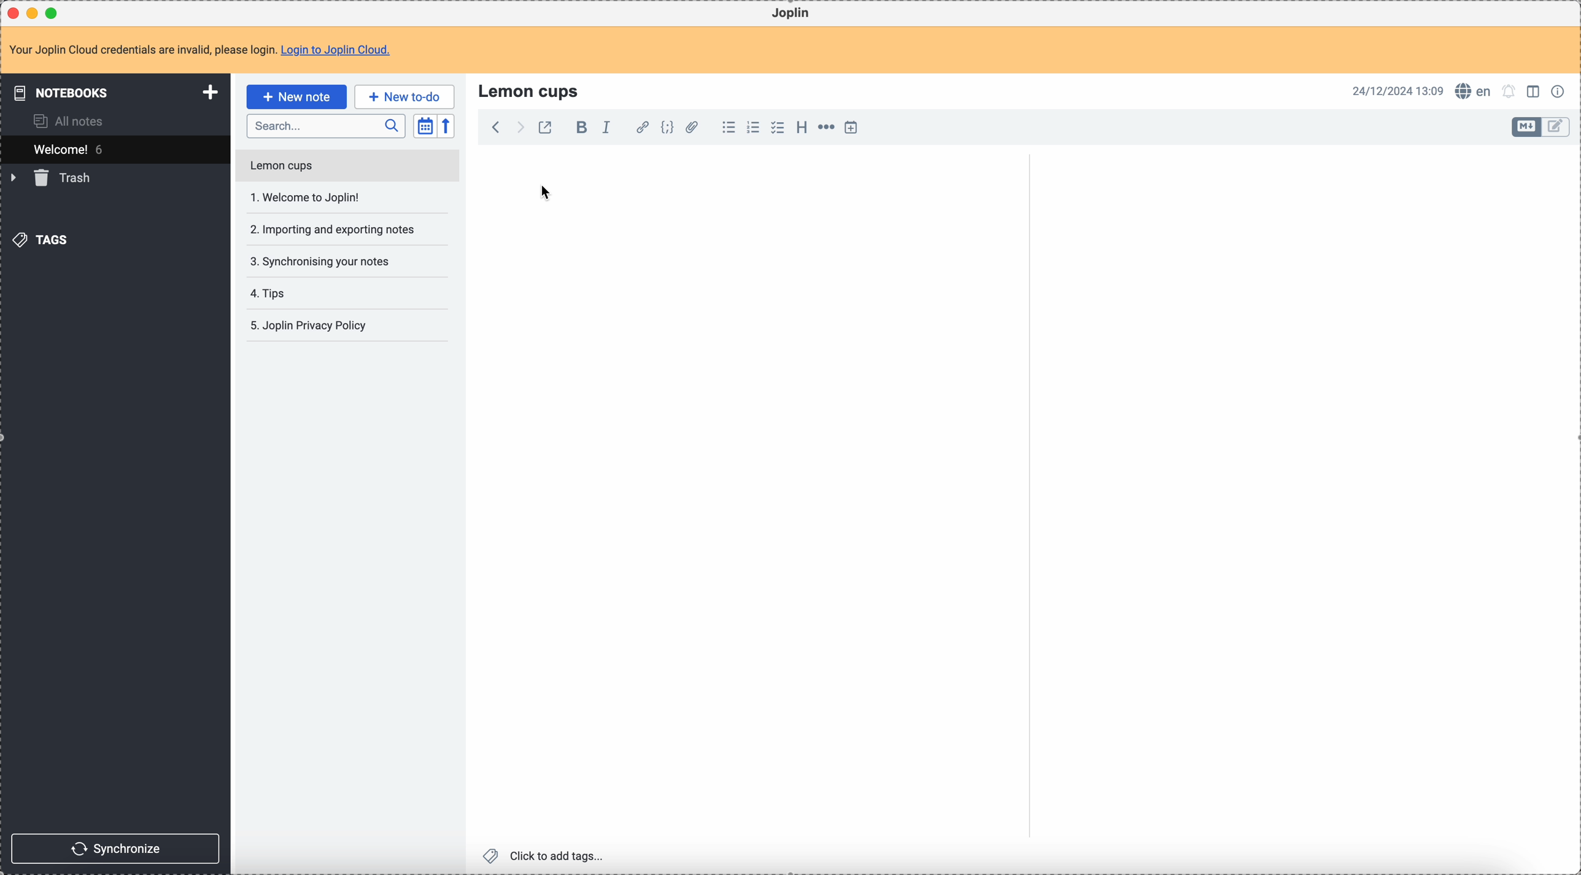 The width and height of the screenshot is (1581, 875). I want to click on tips, so click(270, 295).